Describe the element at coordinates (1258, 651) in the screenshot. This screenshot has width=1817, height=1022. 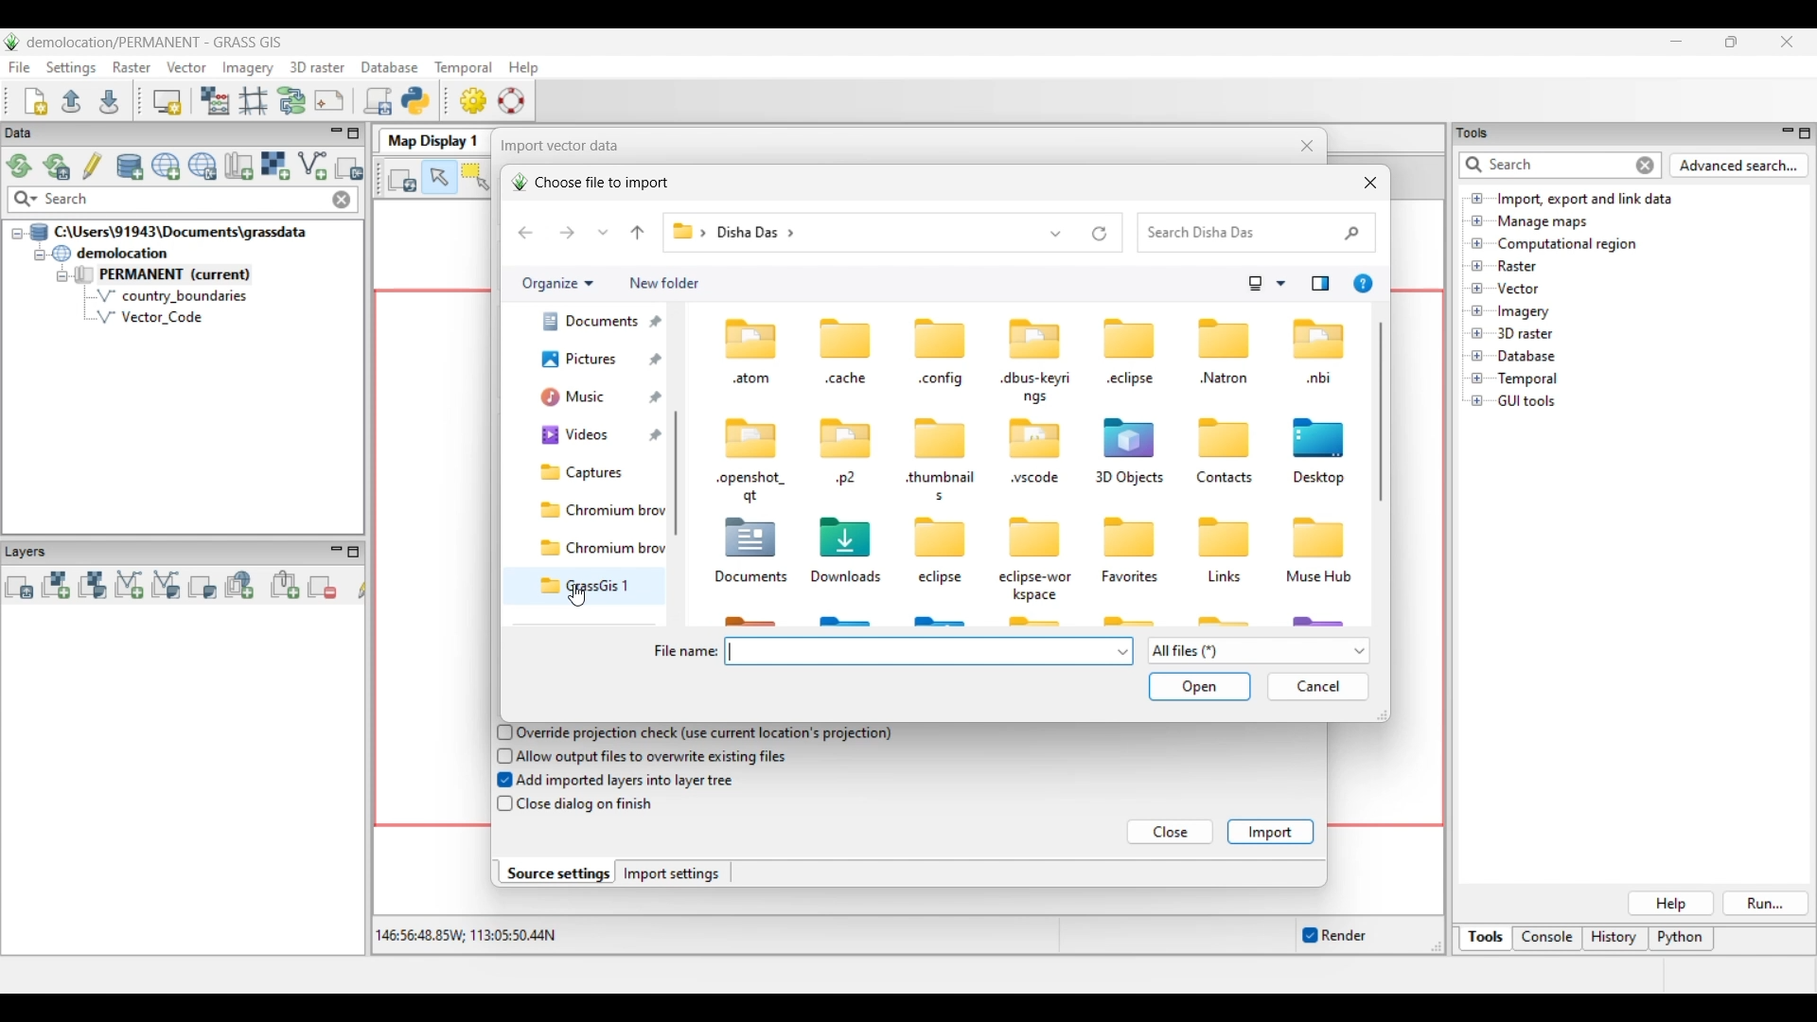
I see `Show list of file options` at that location.